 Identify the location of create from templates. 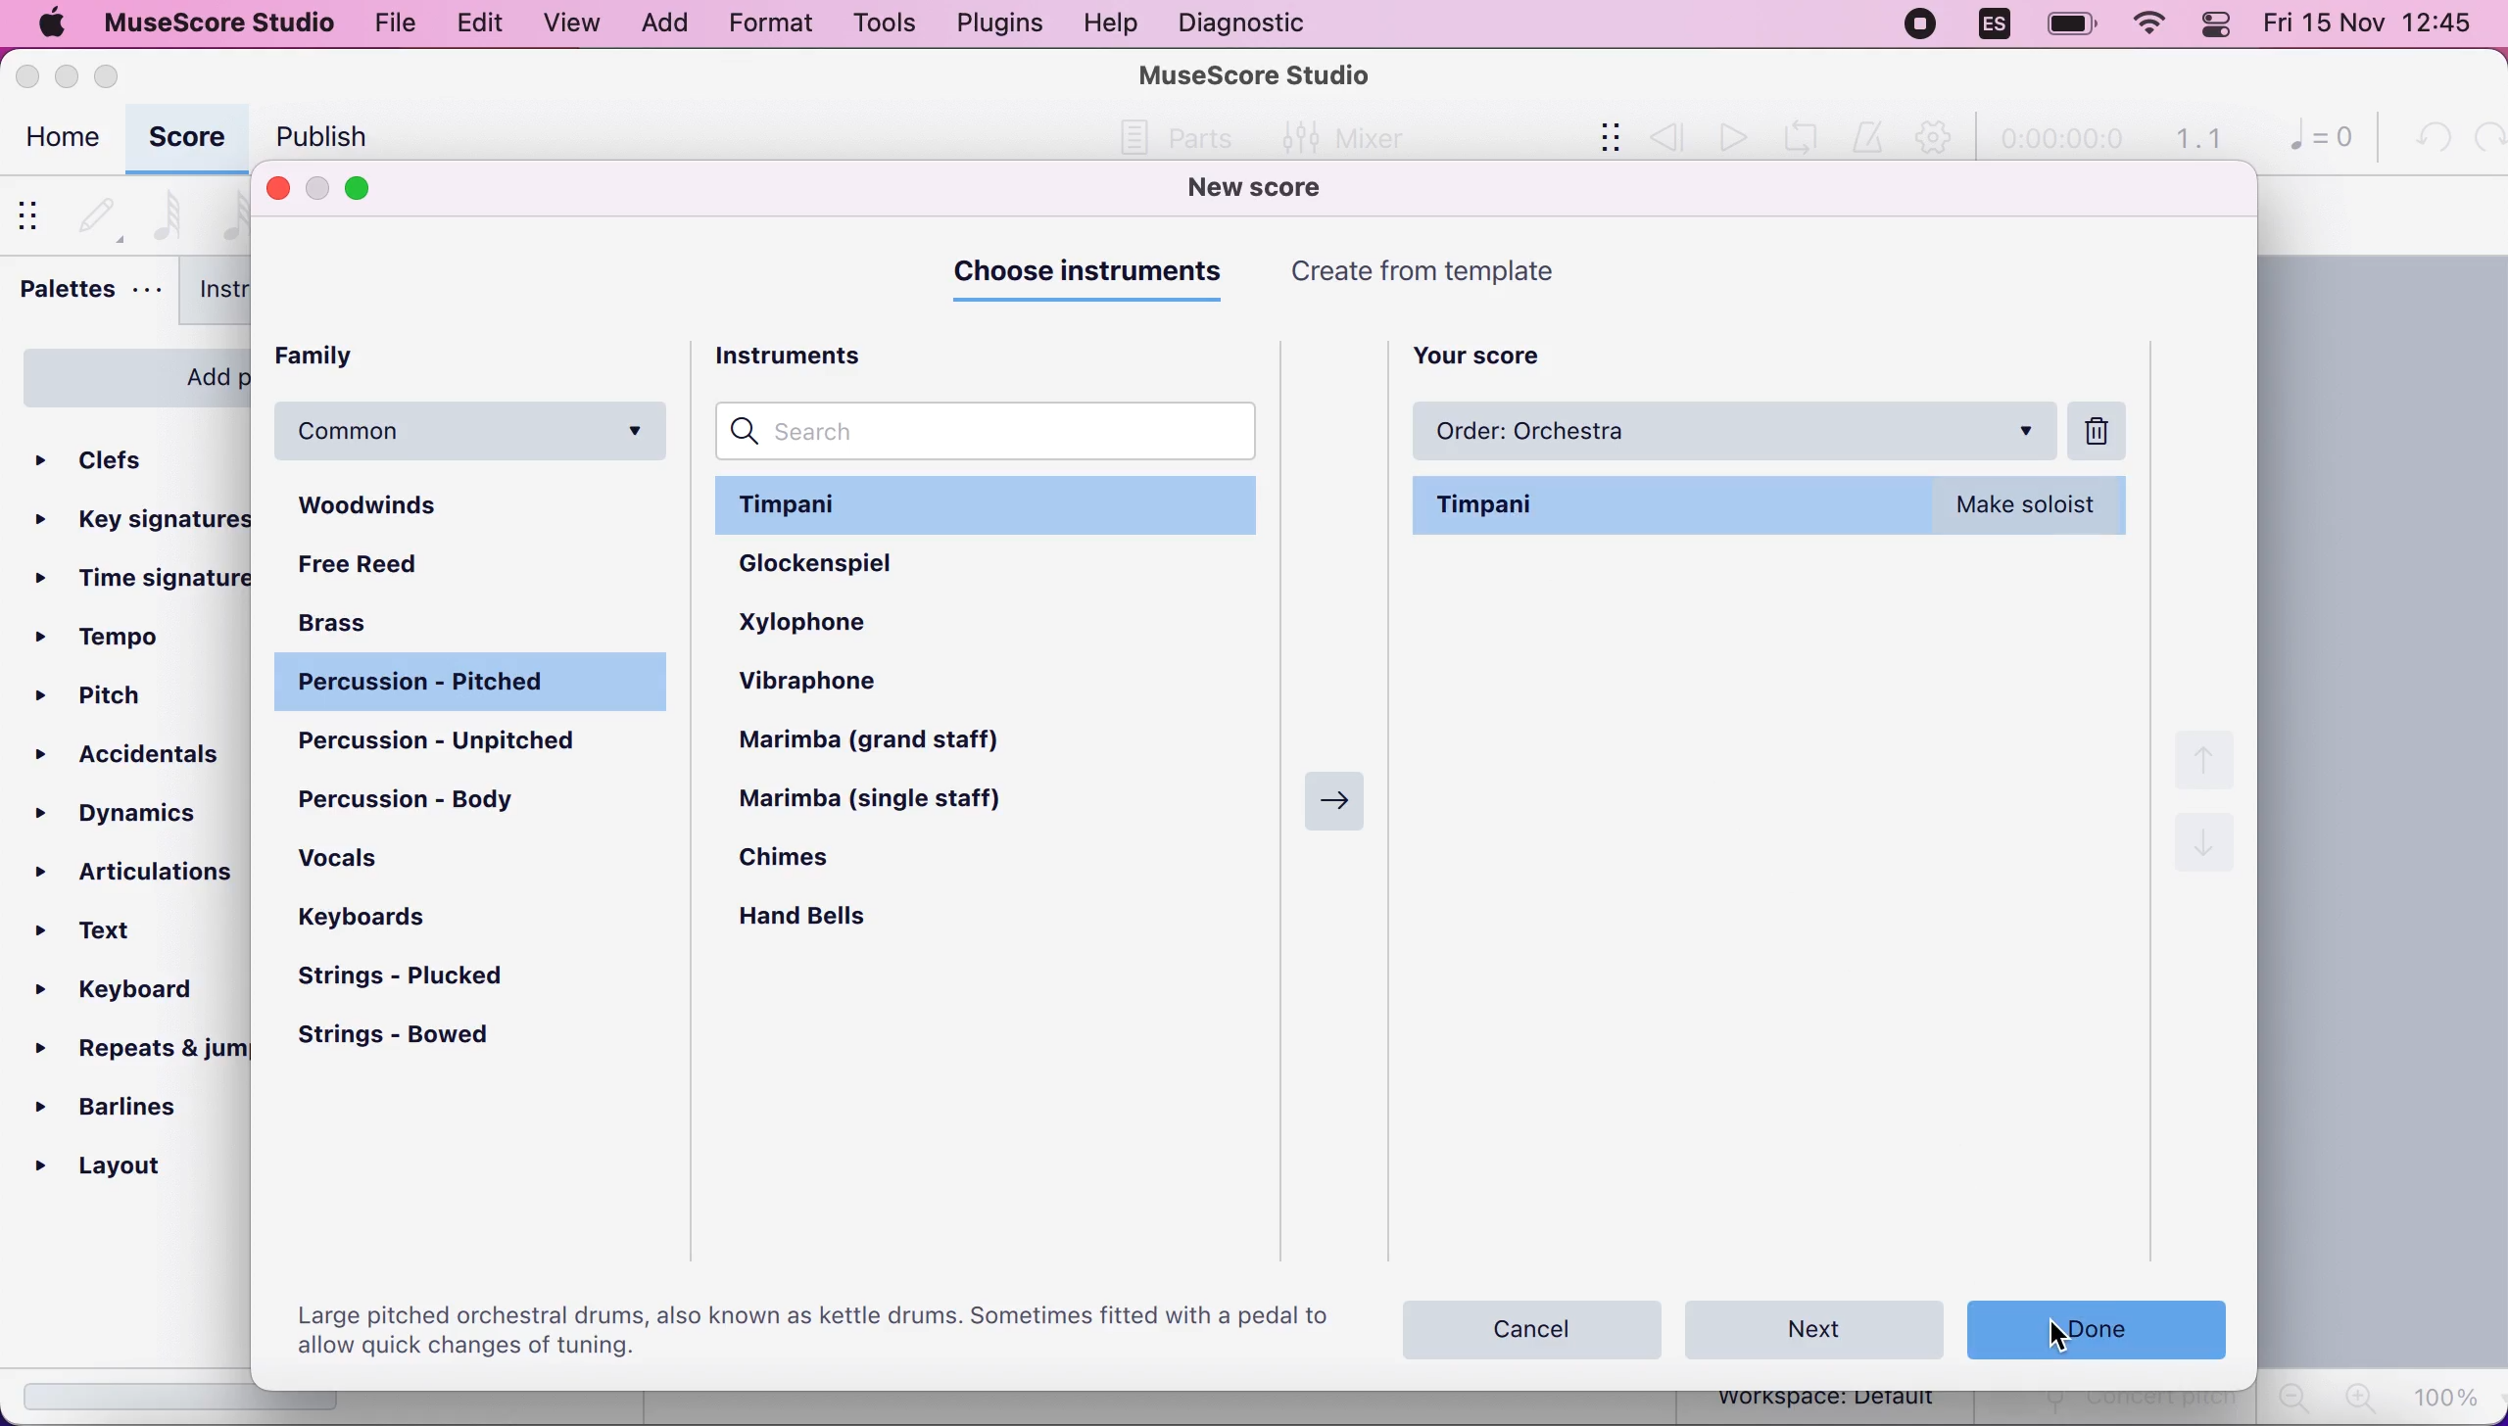
(1468, 271).